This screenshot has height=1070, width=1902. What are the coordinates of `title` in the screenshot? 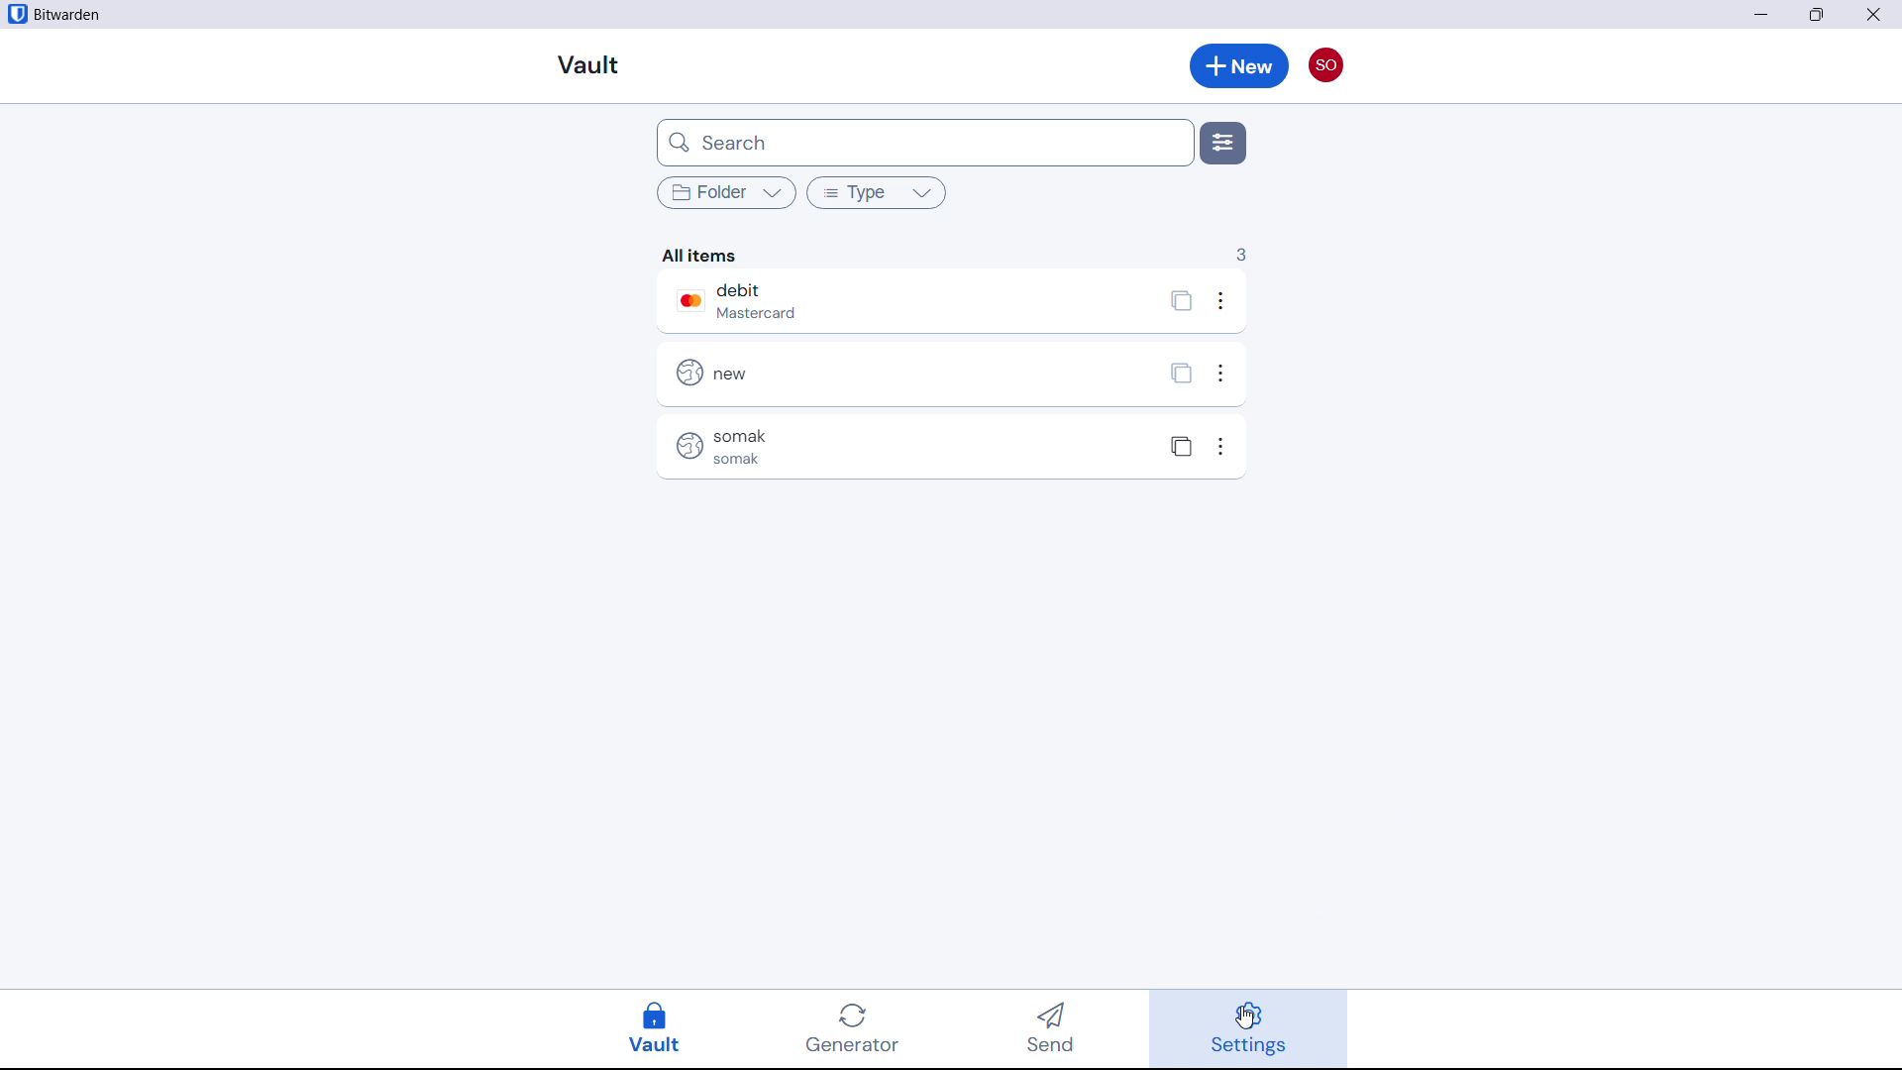 It's located at (68, 15).